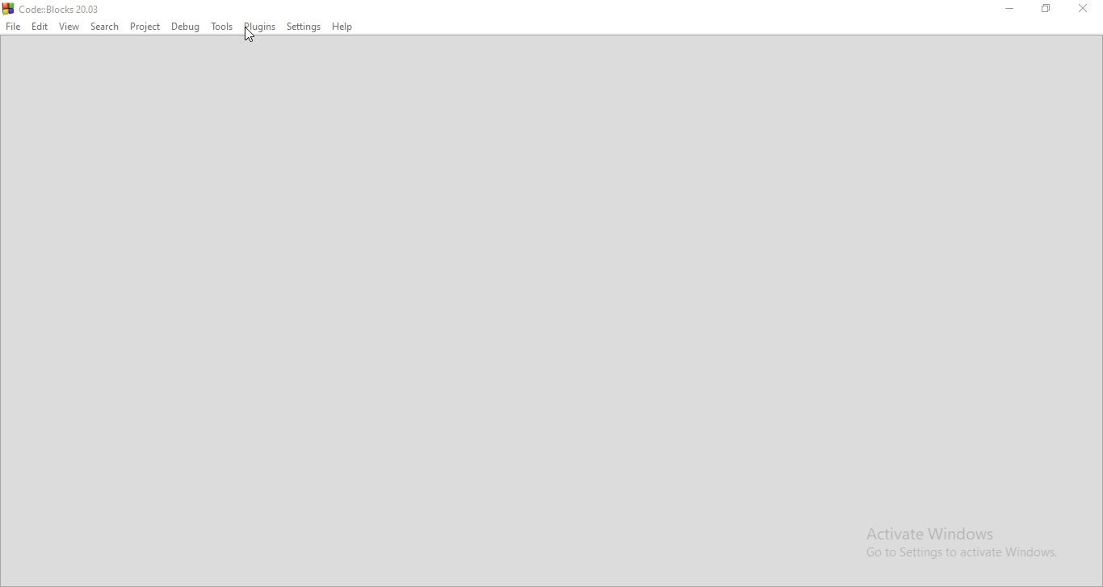 The height and width of the screenshot is (587, 1103). Describe the element at coordinates (1080, 7) in the screenshot. I see `close` at that location.